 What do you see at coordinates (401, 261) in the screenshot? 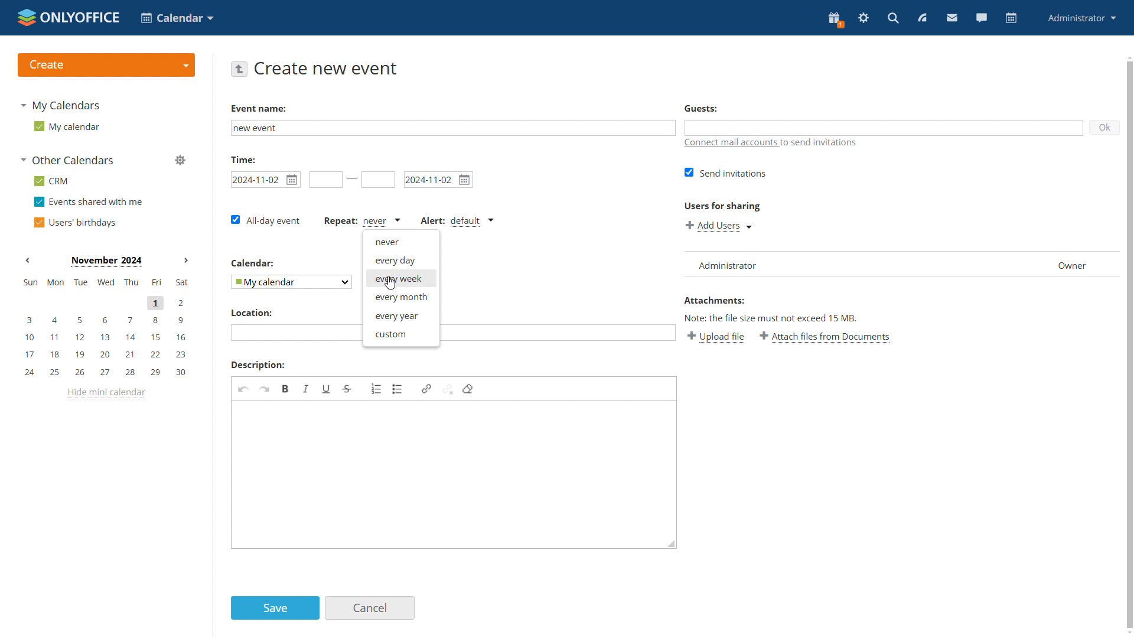
I see `every day` at bounding box center [401, 261].